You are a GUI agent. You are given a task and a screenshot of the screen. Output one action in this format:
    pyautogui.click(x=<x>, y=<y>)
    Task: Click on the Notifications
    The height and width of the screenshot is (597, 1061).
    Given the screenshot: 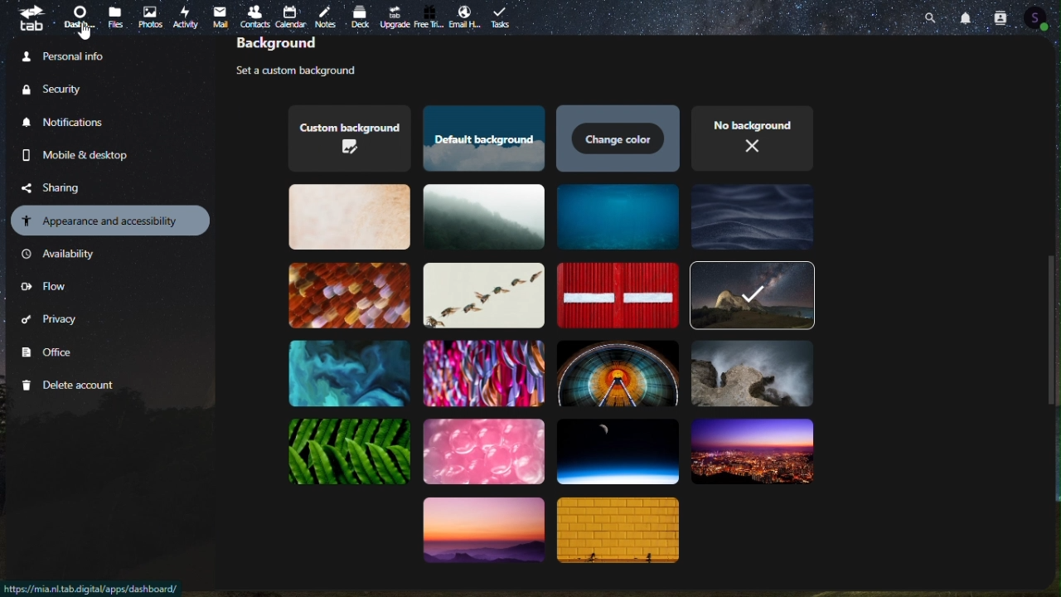 What is the action you would take?
    pyautogui.click(x=69, y=123)
    